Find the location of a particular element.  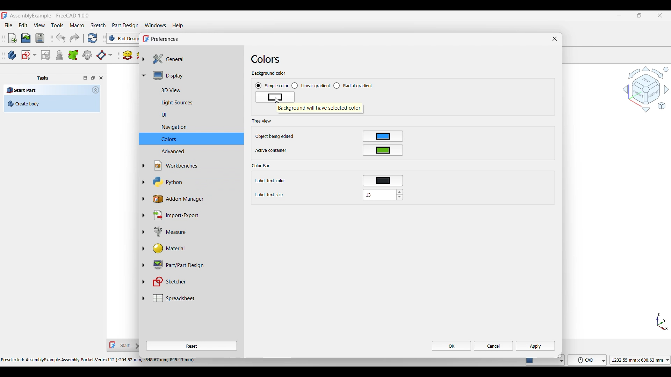

Advanced is located at coordinates (195, 151).